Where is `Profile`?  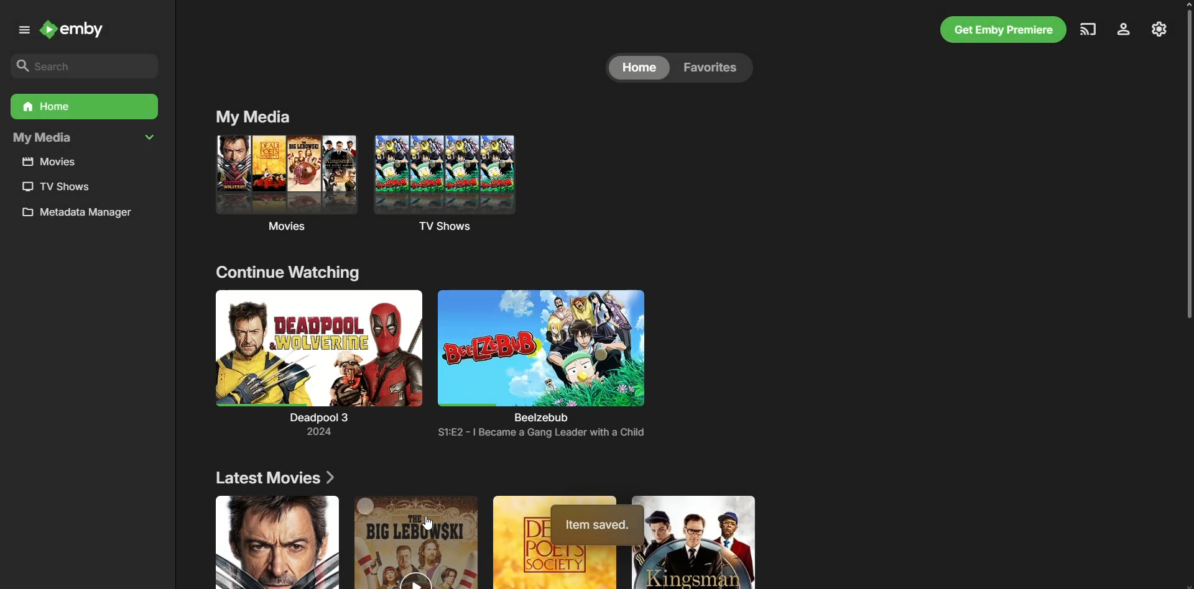 Profile is located at coordinates (1122, 30).